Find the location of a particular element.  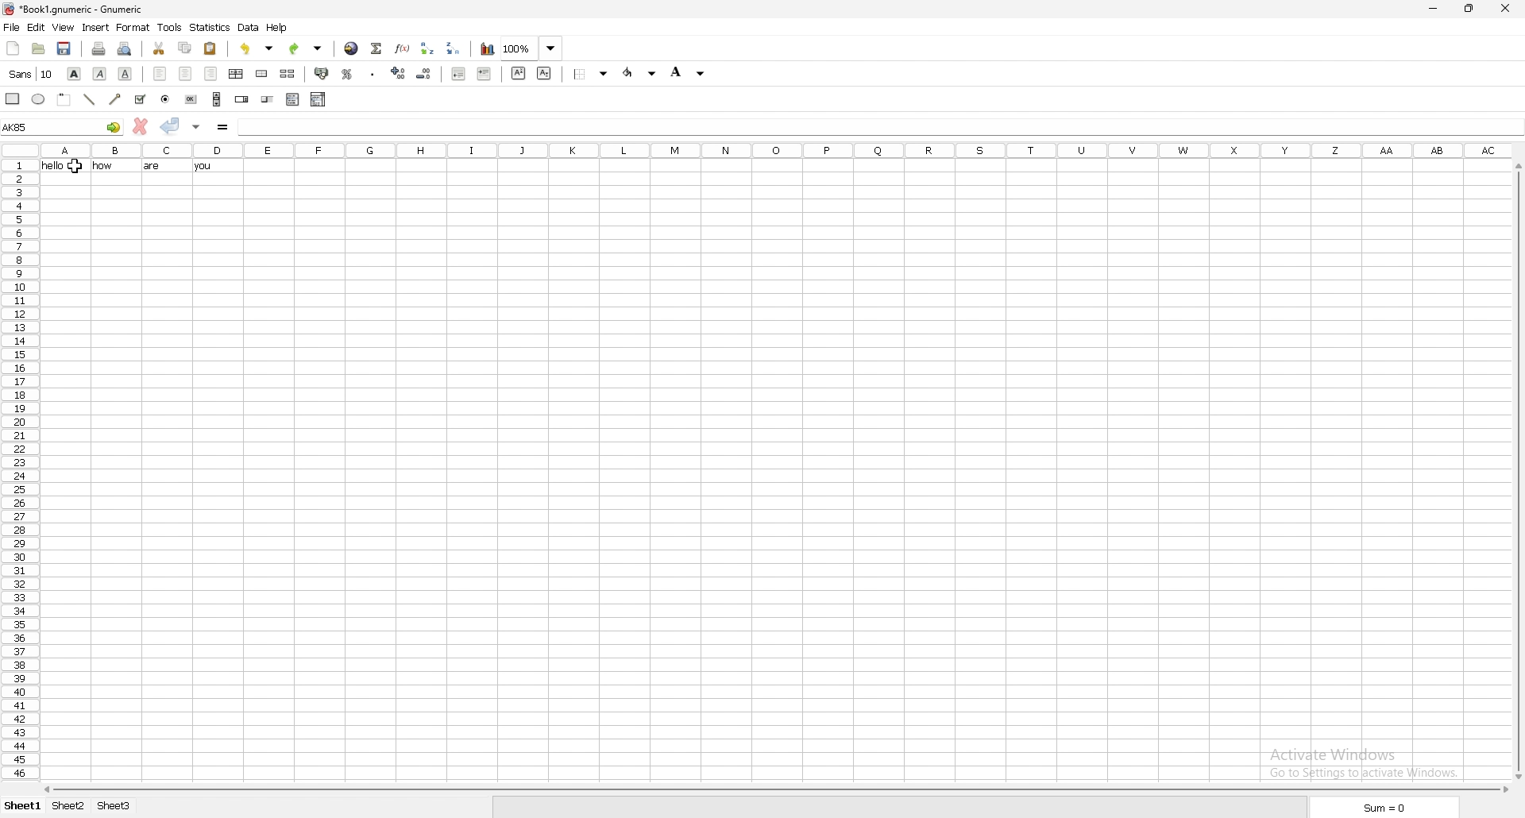

accept changes in all cells is located at coordinates (196, 126).